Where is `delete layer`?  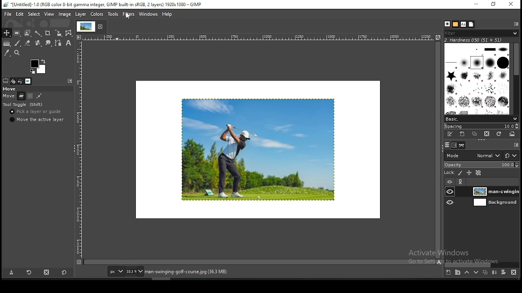
delete layer is located at coordinates (515, 272).